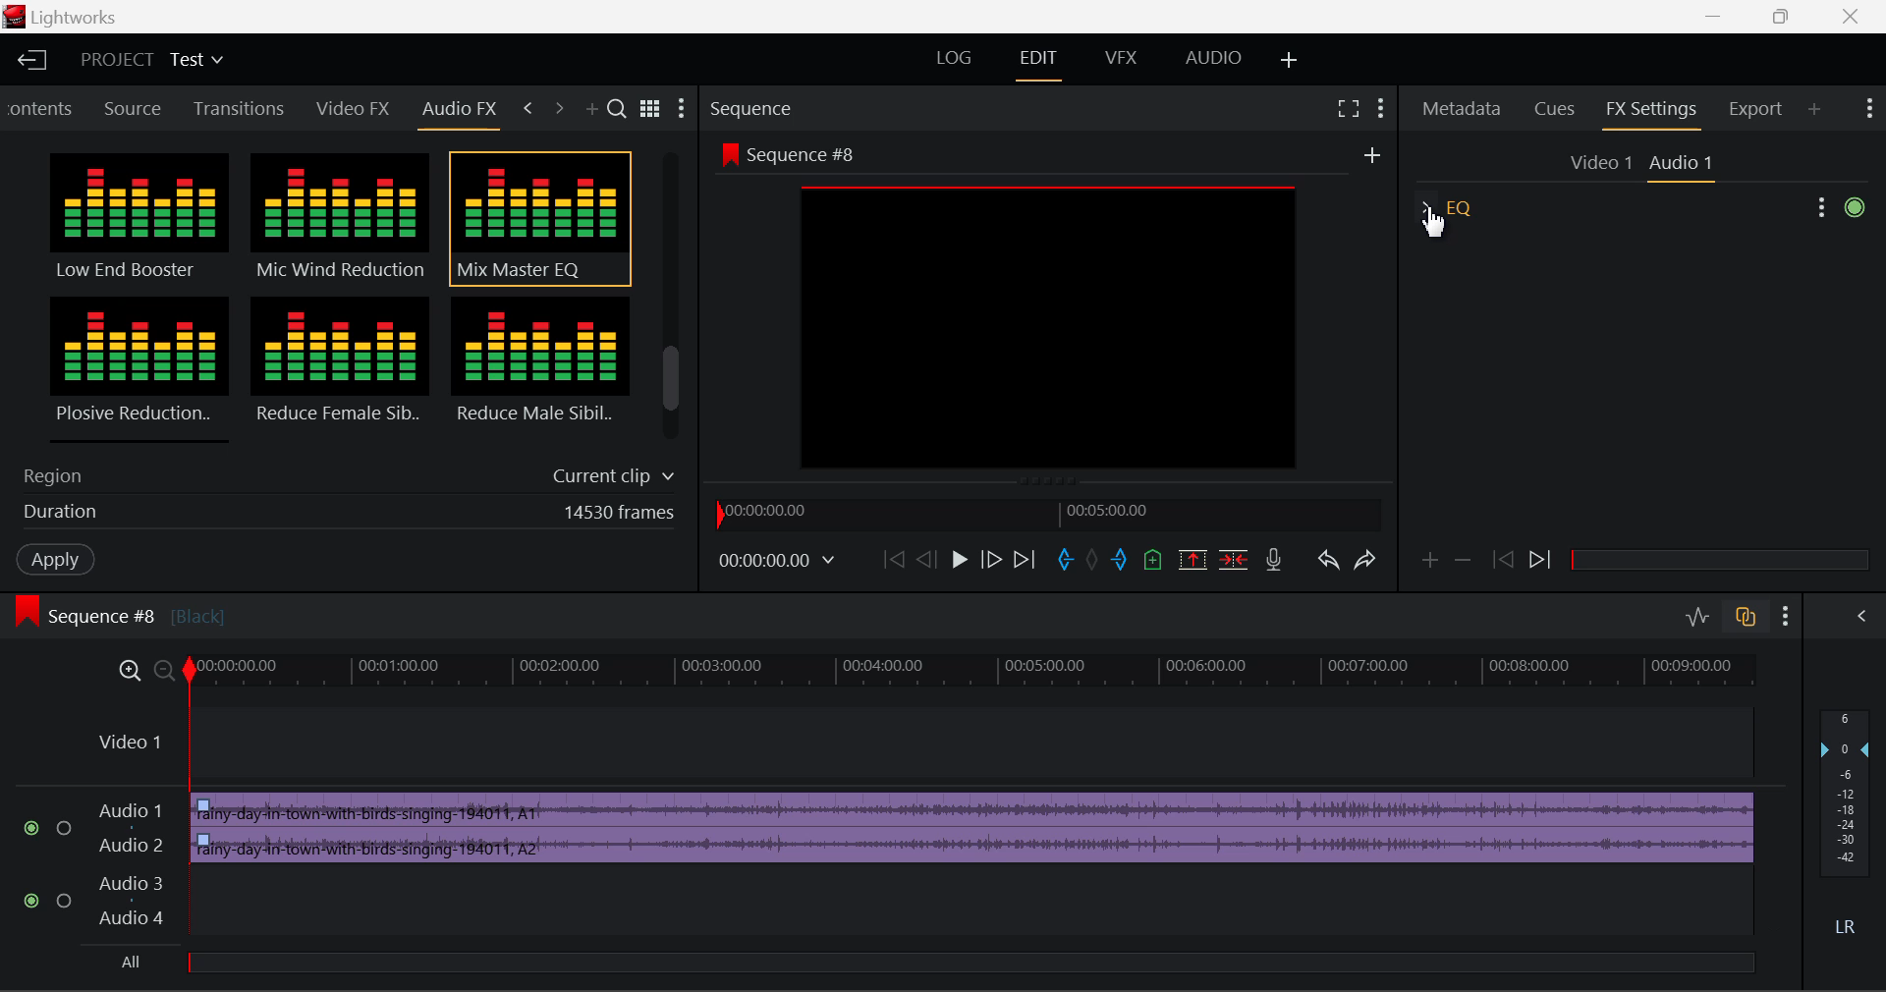 The width and height of the screenshot is (1886, 992). I want to click on Next keyframe, so click(1544, 561).